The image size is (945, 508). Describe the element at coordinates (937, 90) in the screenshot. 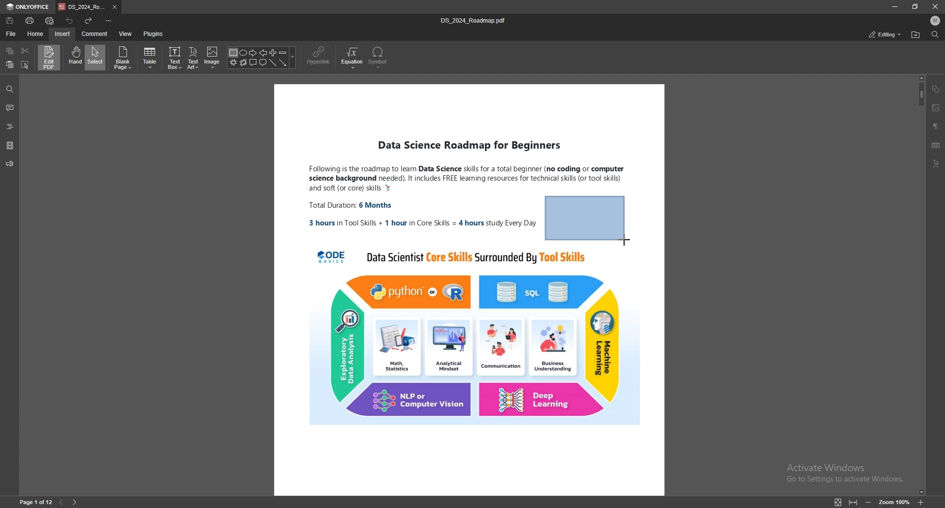

I see `shape` at that location.